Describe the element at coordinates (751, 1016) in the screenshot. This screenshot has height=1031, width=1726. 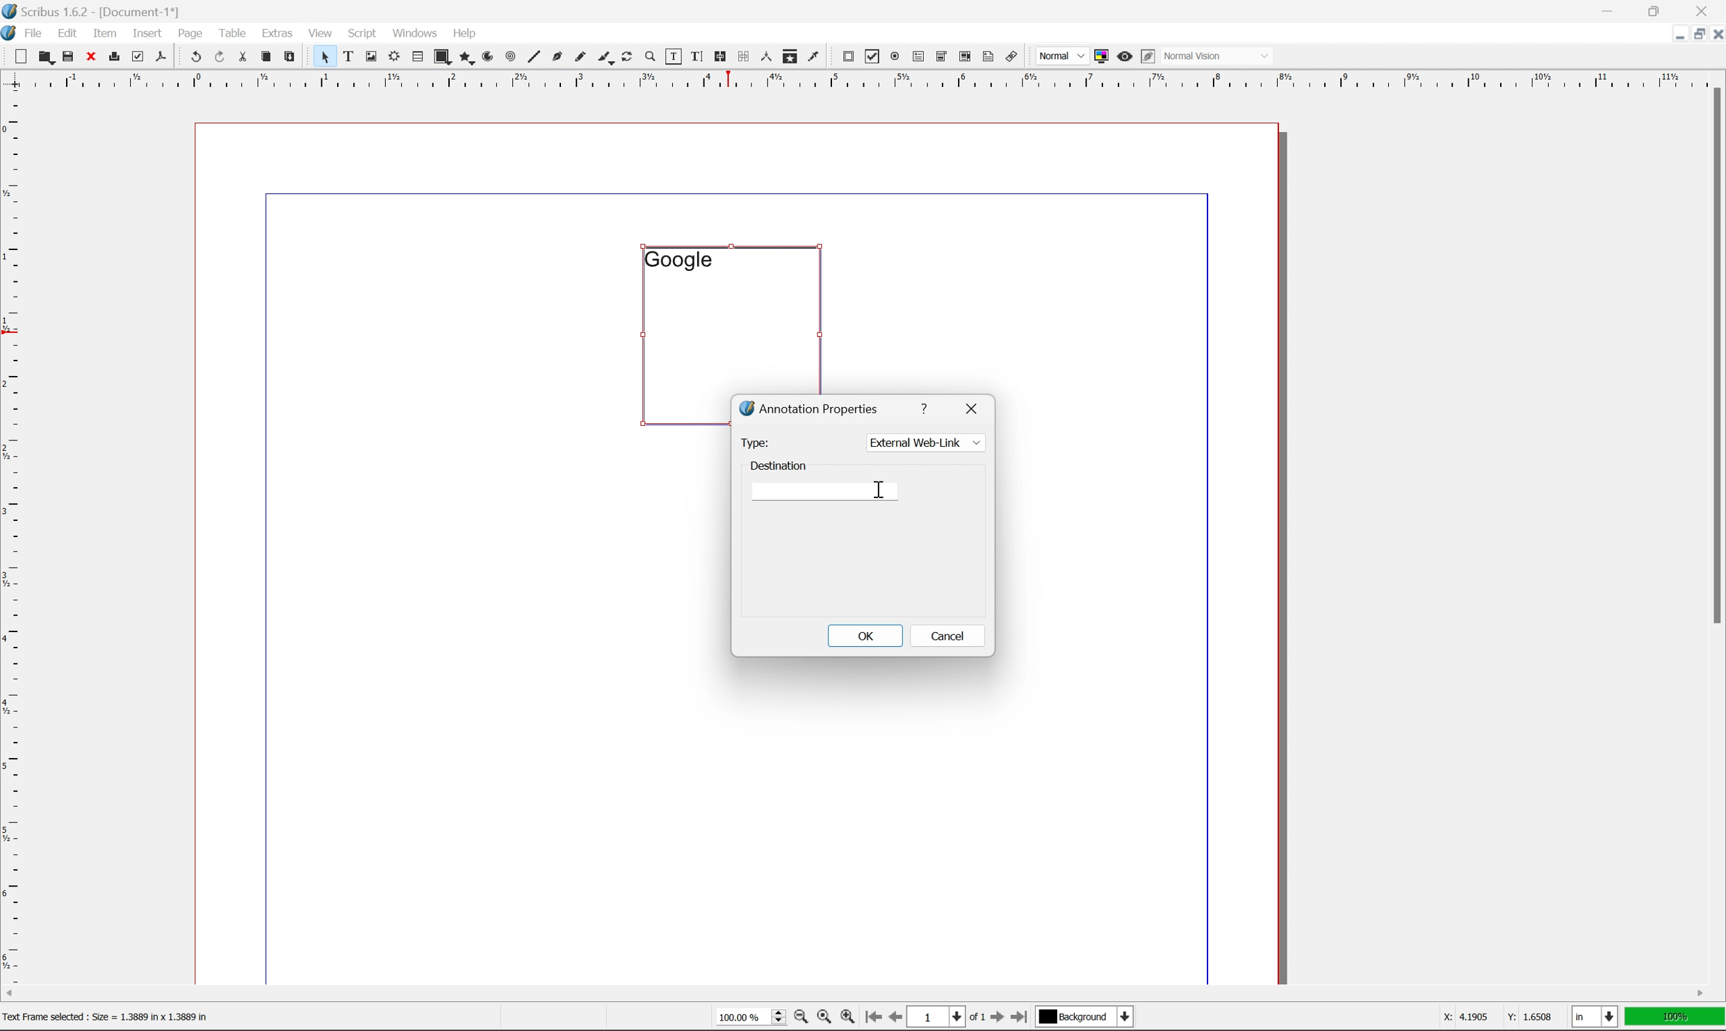
I see `select current zoom level` at that location.